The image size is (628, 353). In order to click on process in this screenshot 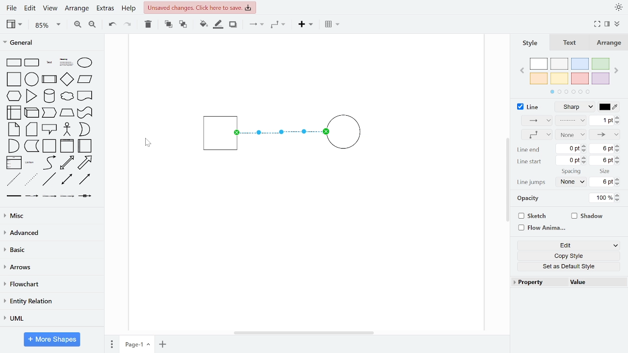, I will do `click(50, 80)`.